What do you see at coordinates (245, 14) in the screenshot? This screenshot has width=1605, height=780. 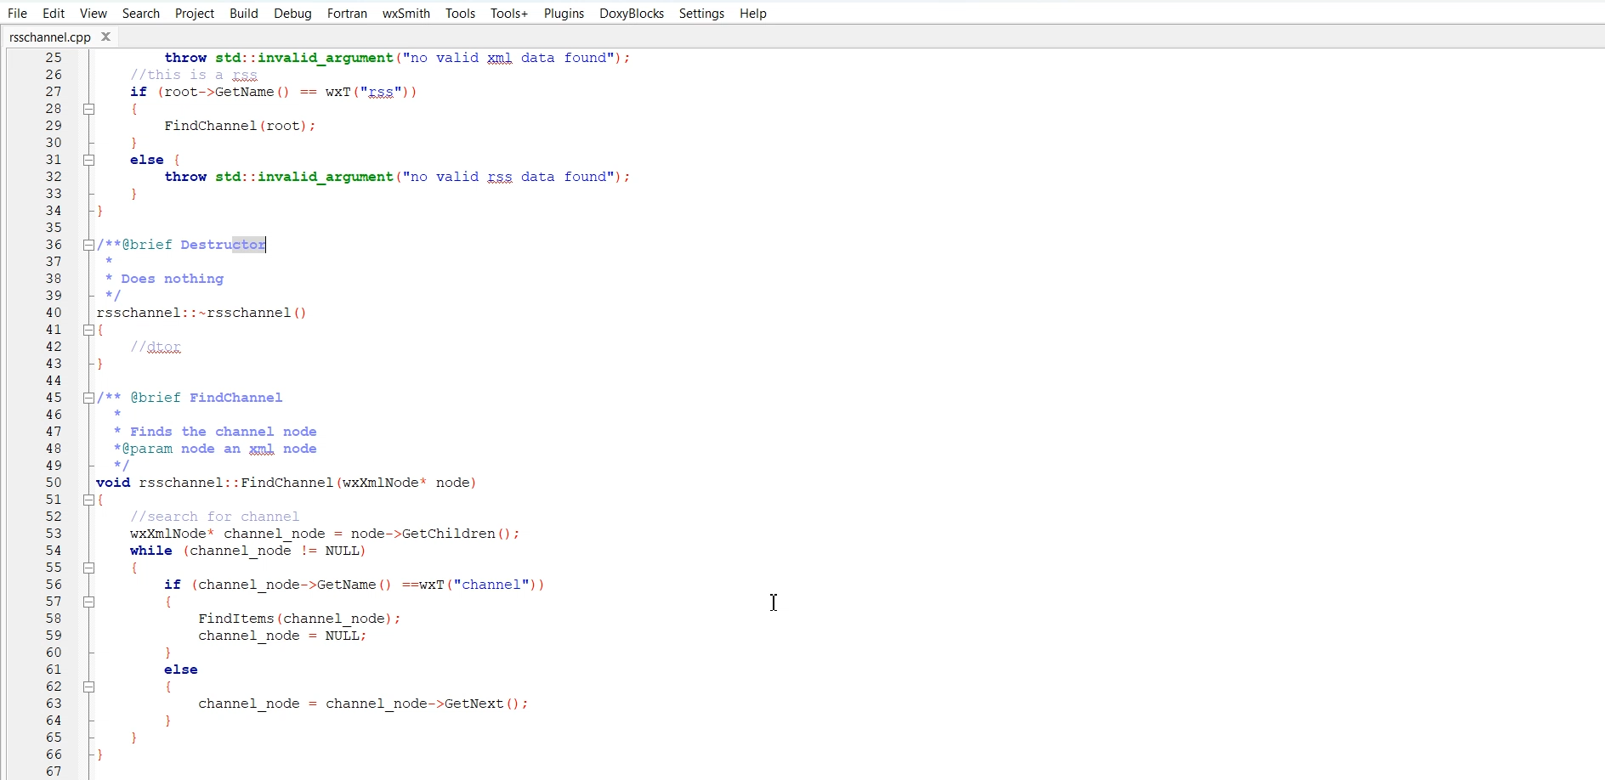 I see `Build` at bounding box center [245, 14].